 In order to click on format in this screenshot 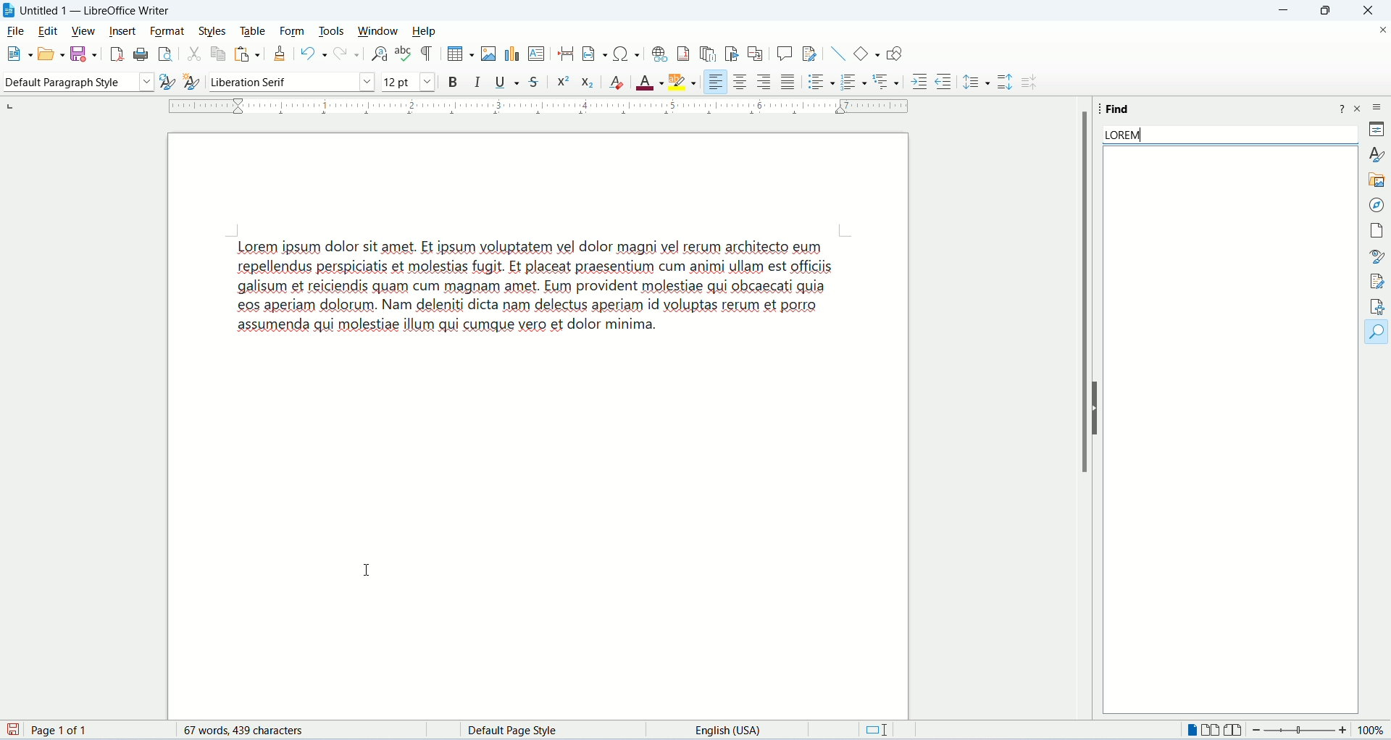, I will do `click(165, 31)`.